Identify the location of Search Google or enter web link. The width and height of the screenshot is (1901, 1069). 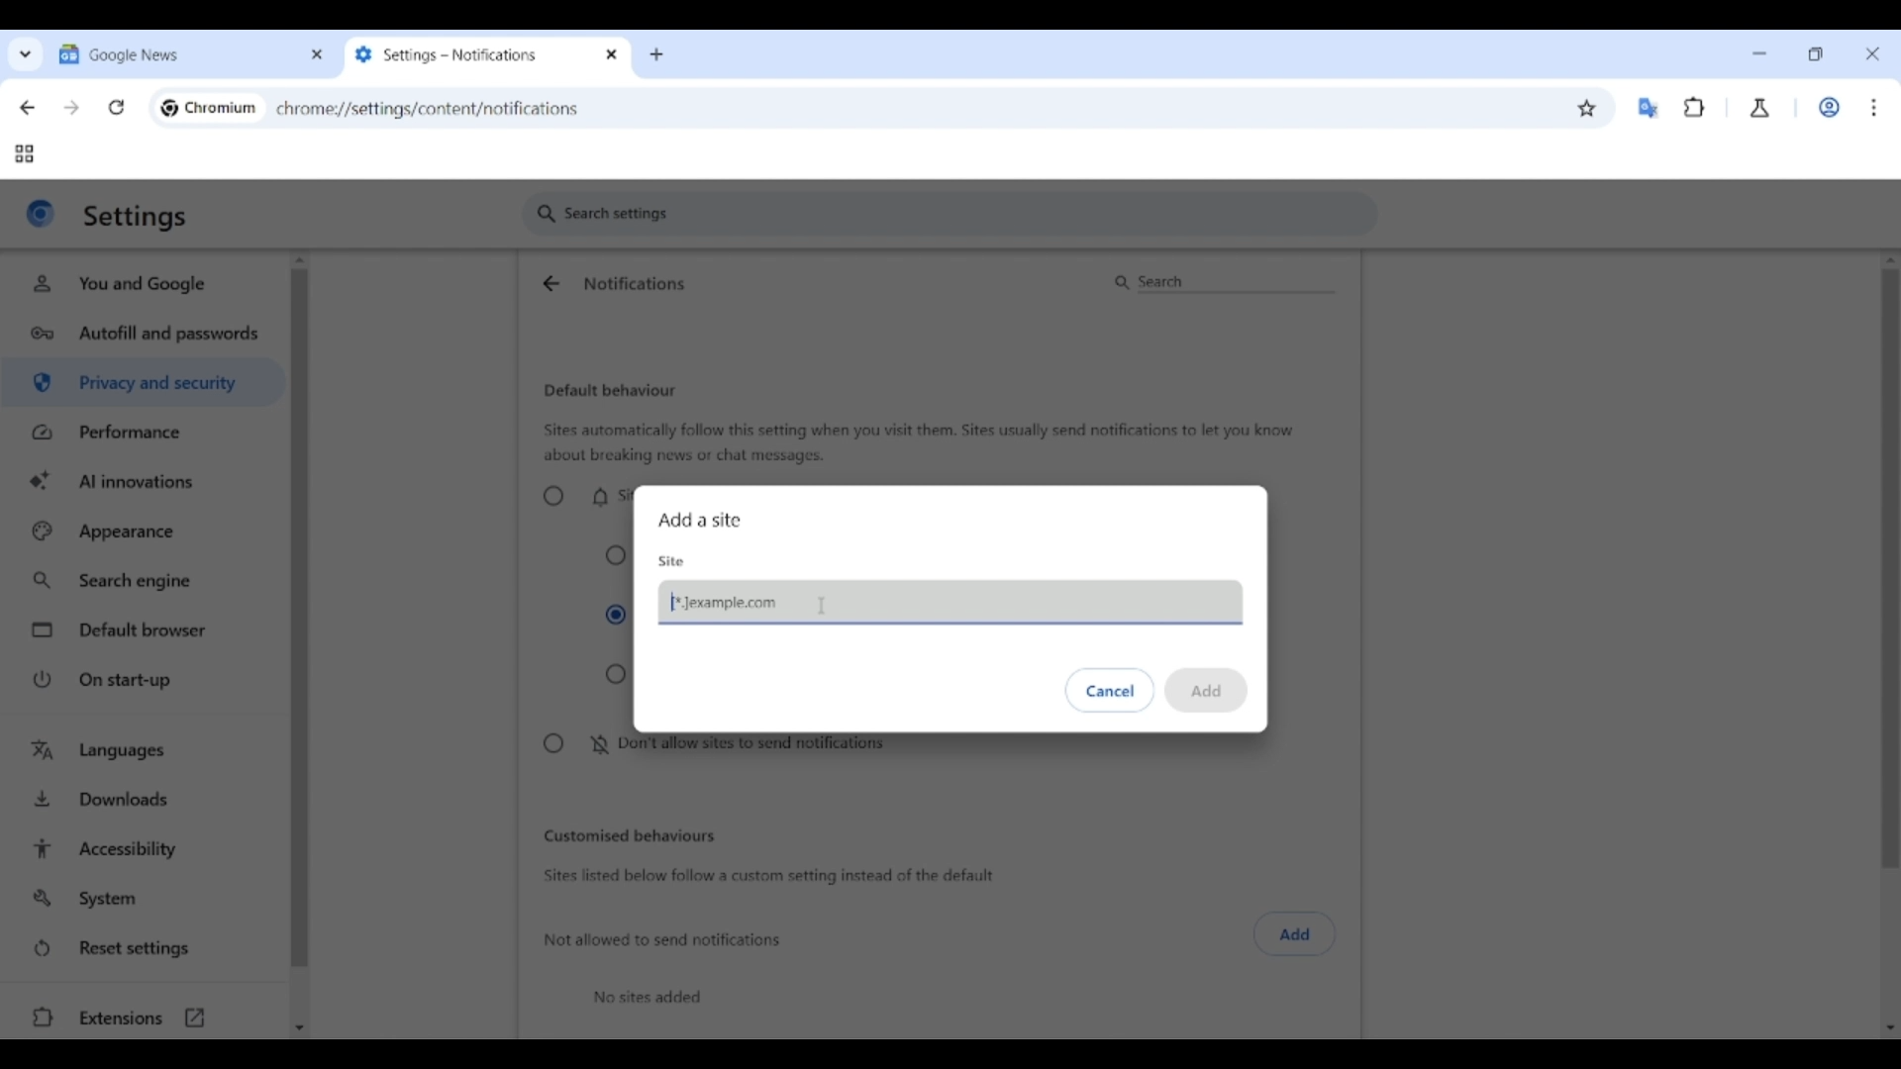
(1064, 108).